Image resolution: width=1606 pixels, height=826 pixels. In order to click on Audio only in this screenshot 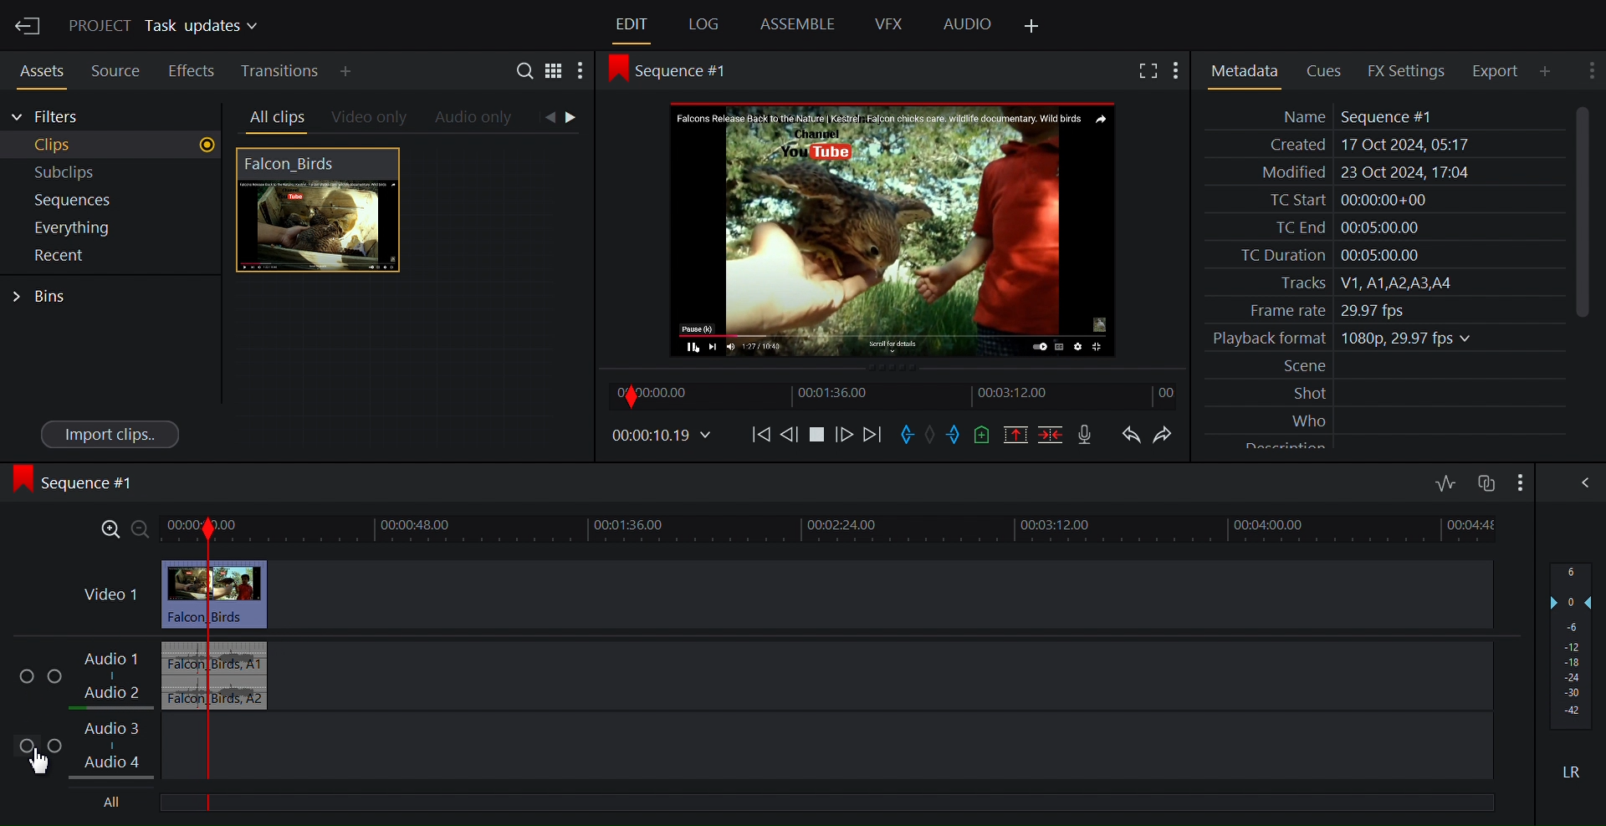, I will do `click(475, 119)`.